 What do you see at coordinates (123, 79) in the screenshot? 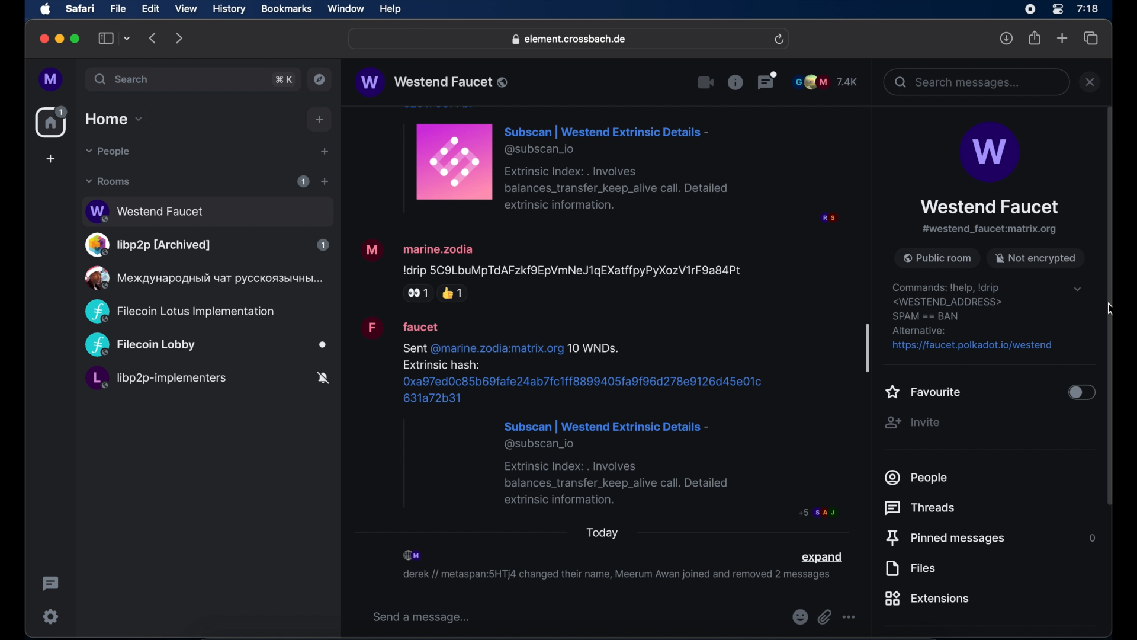
I see `search` at bounding box center [123, 79].